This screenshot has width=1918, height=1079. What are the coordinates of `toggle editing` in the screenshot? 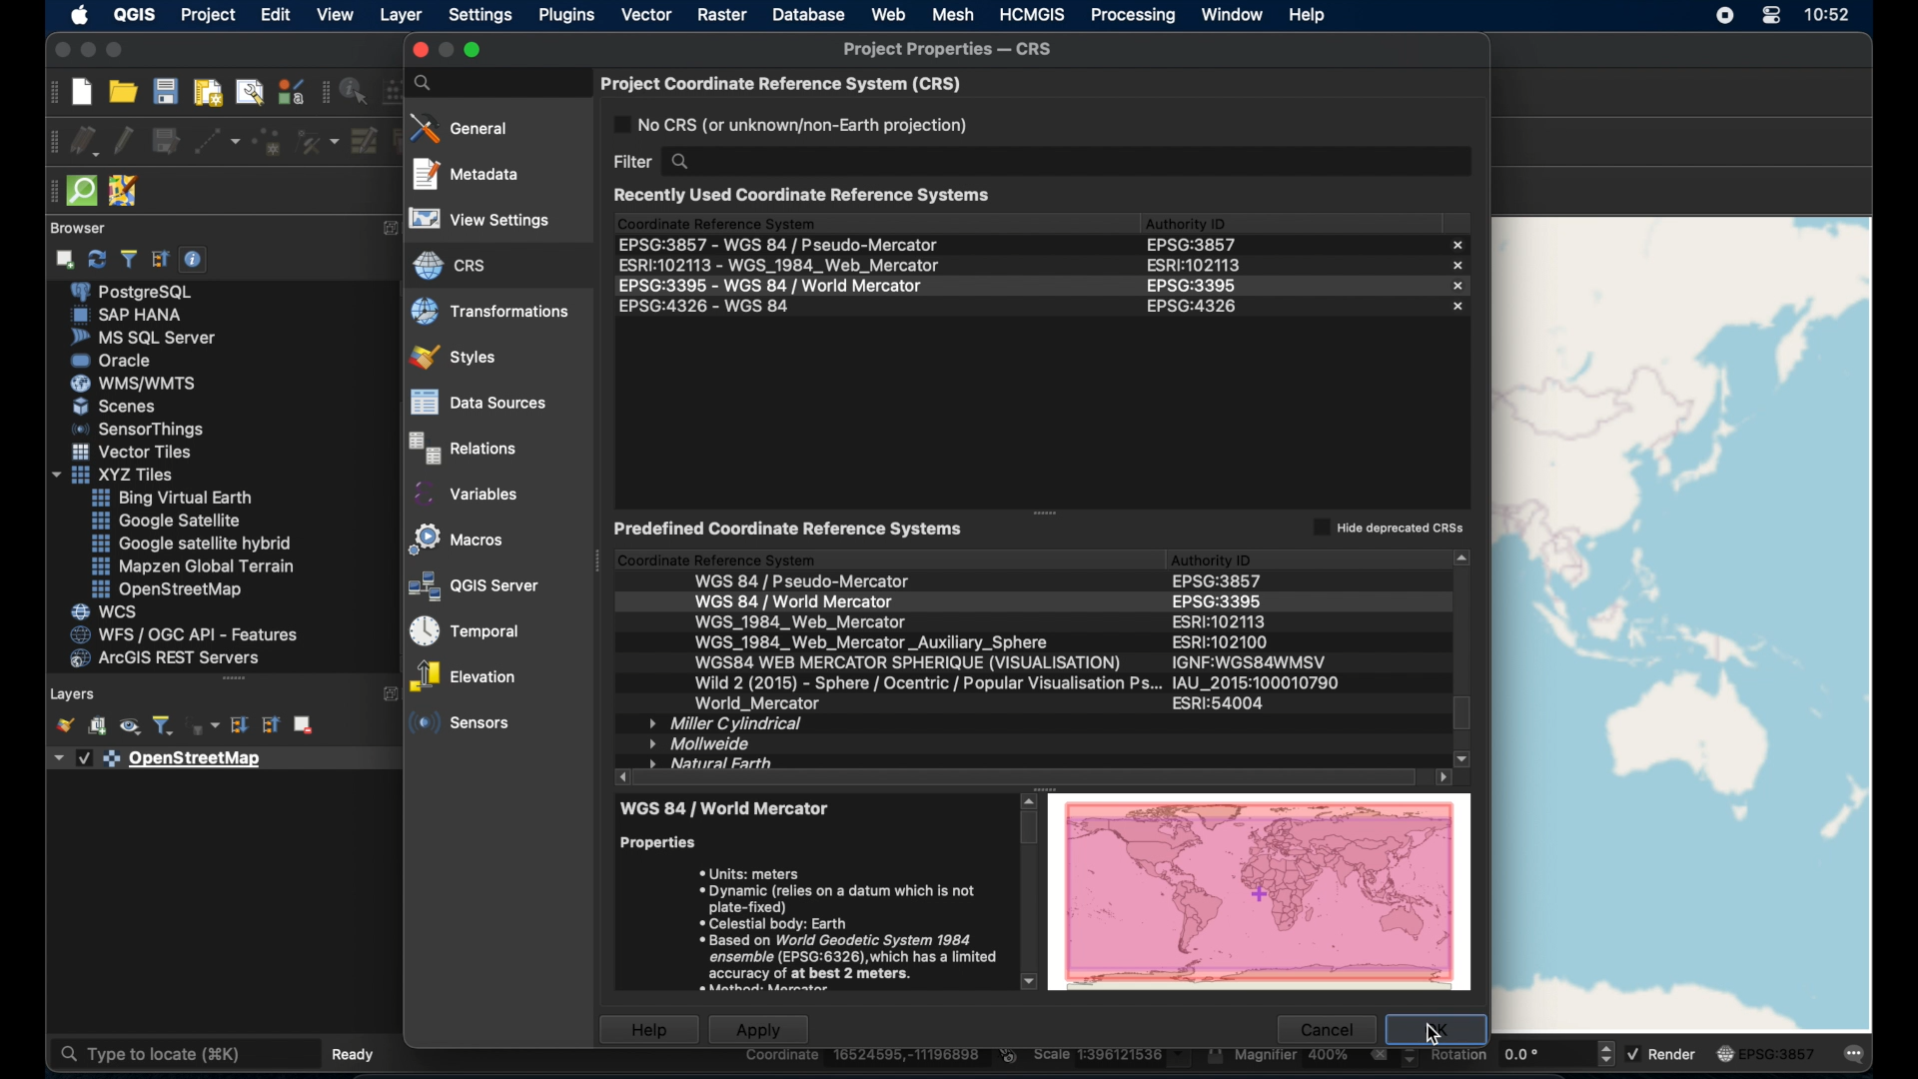 It's located at (128, 142).